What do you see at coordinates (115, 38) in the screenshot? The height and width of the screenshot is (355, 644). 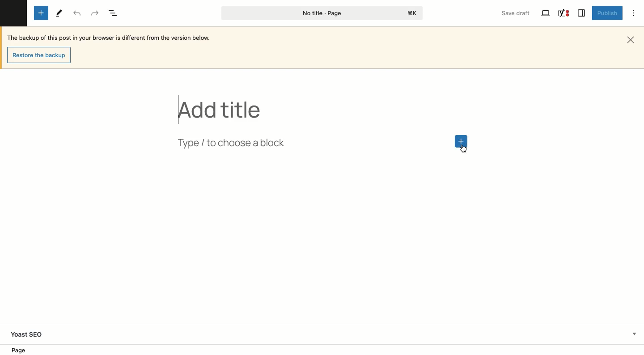 I see `he backup of this post in your browser is different from the version below.` at bounding box center [115, 38].